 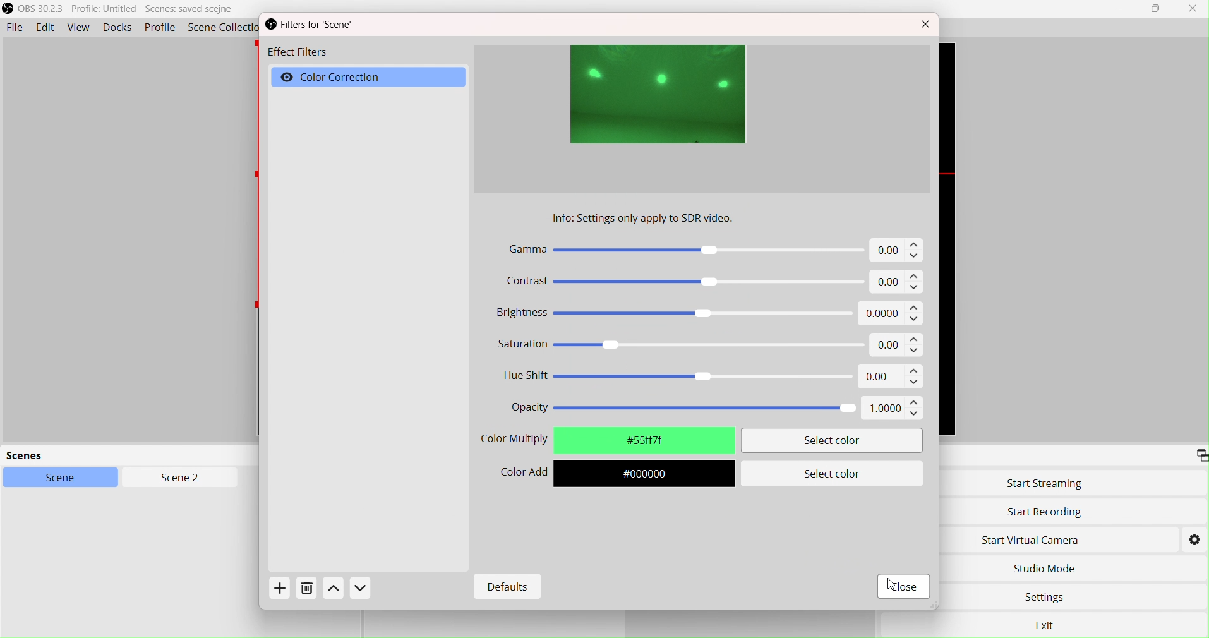 What do you see at coordinates (160, 28) in the screenshot?
I see `Profile` at bounding box center [160, 28].